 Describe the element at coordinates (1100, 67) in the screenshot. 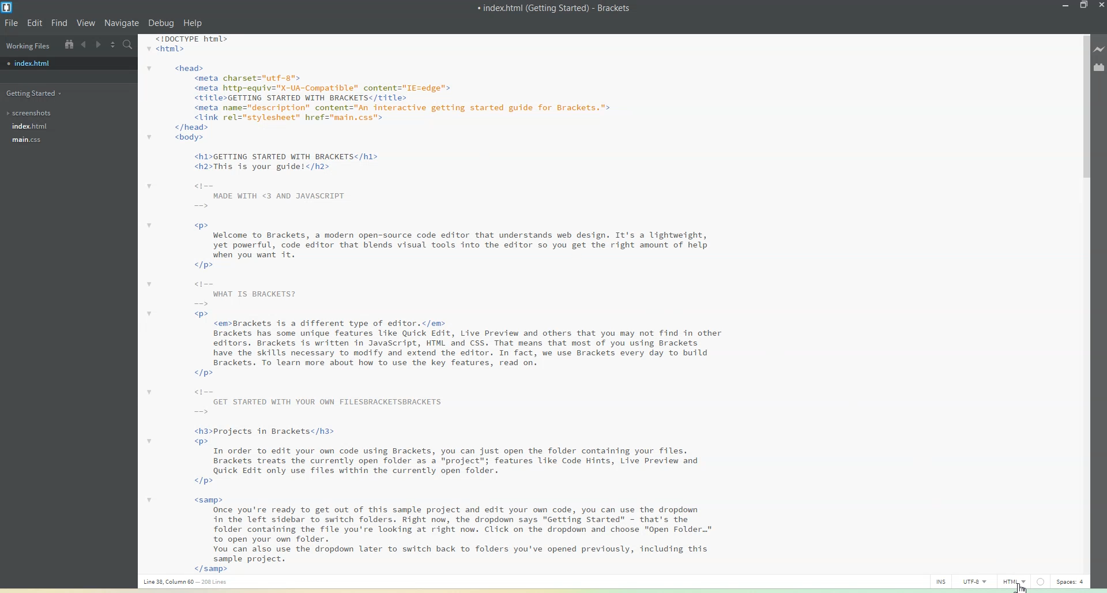

I see `Extensions manager` at that location.